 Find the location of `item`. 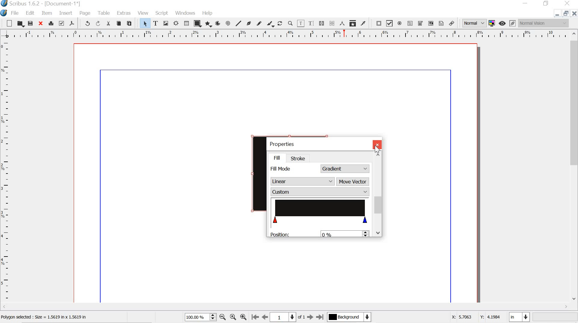

item is located at coordinates (47, 13).